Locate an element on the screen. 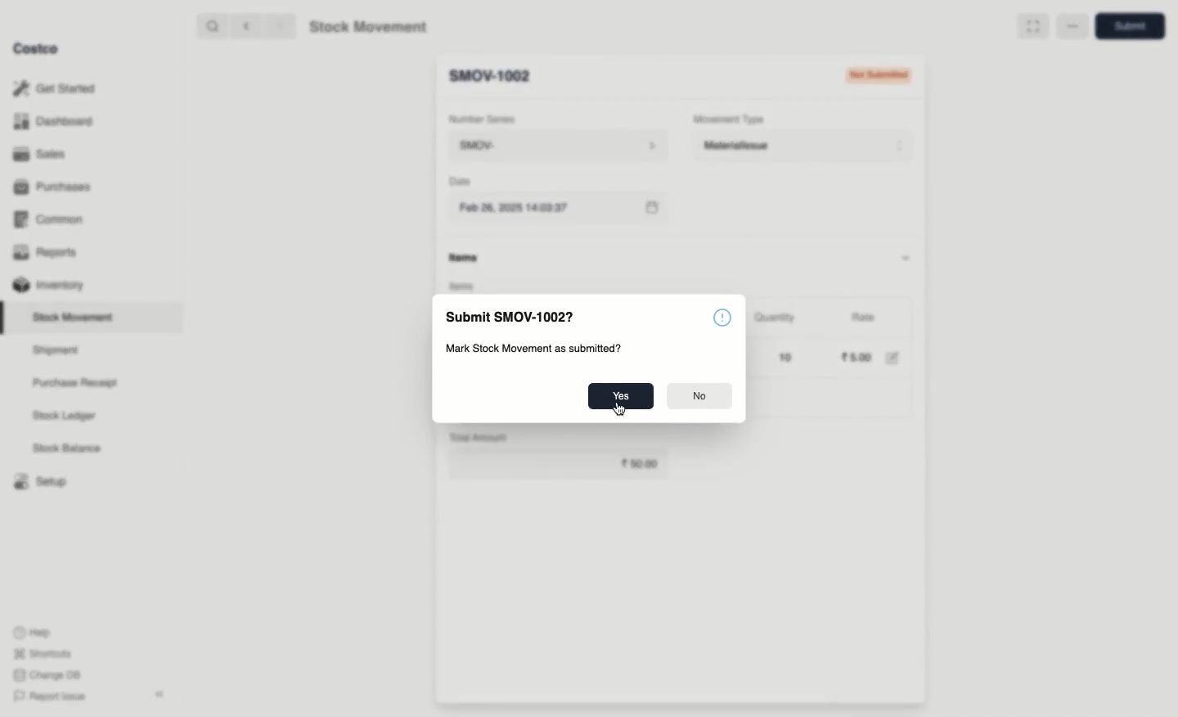 The width and height of the screenshot is (1178, 717). Movement Type is located at coordinates (730, 119).